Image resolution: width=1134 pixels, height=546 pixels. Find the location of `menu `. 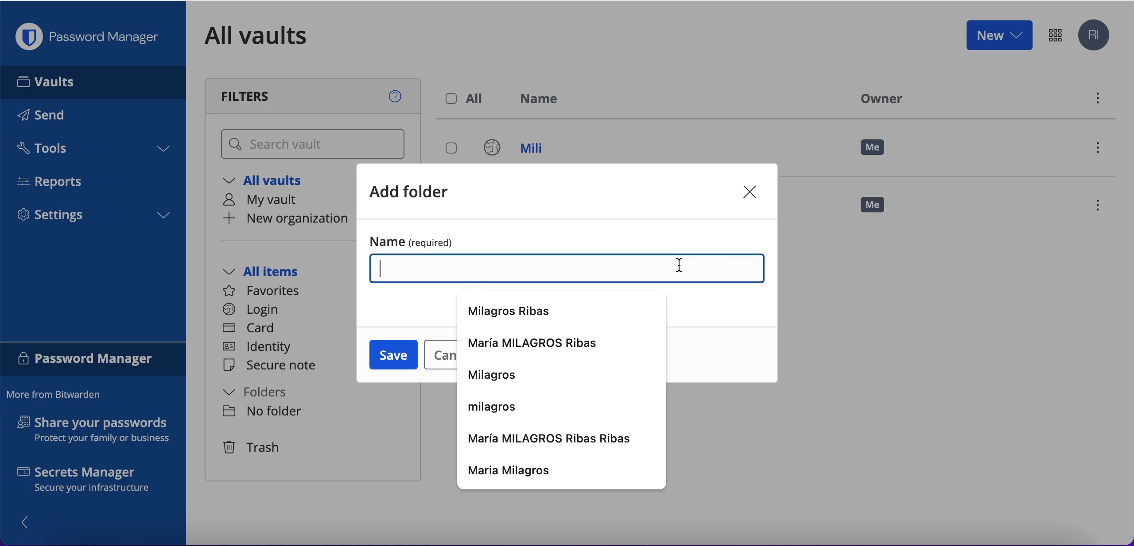

menu  is located at coordinates (1101, 150).